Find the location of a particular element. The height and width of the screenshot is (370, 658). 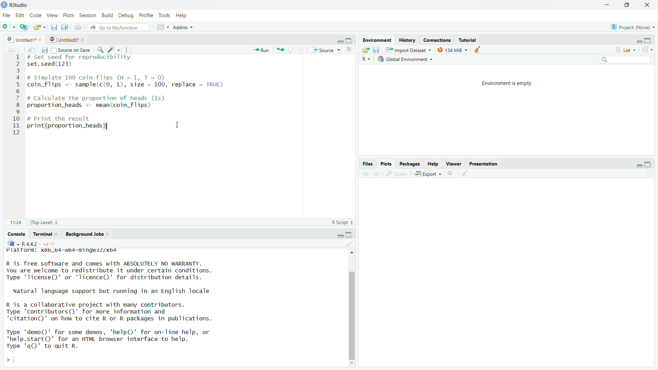

clear objects from the workspace is located at coordinates (479, 50).